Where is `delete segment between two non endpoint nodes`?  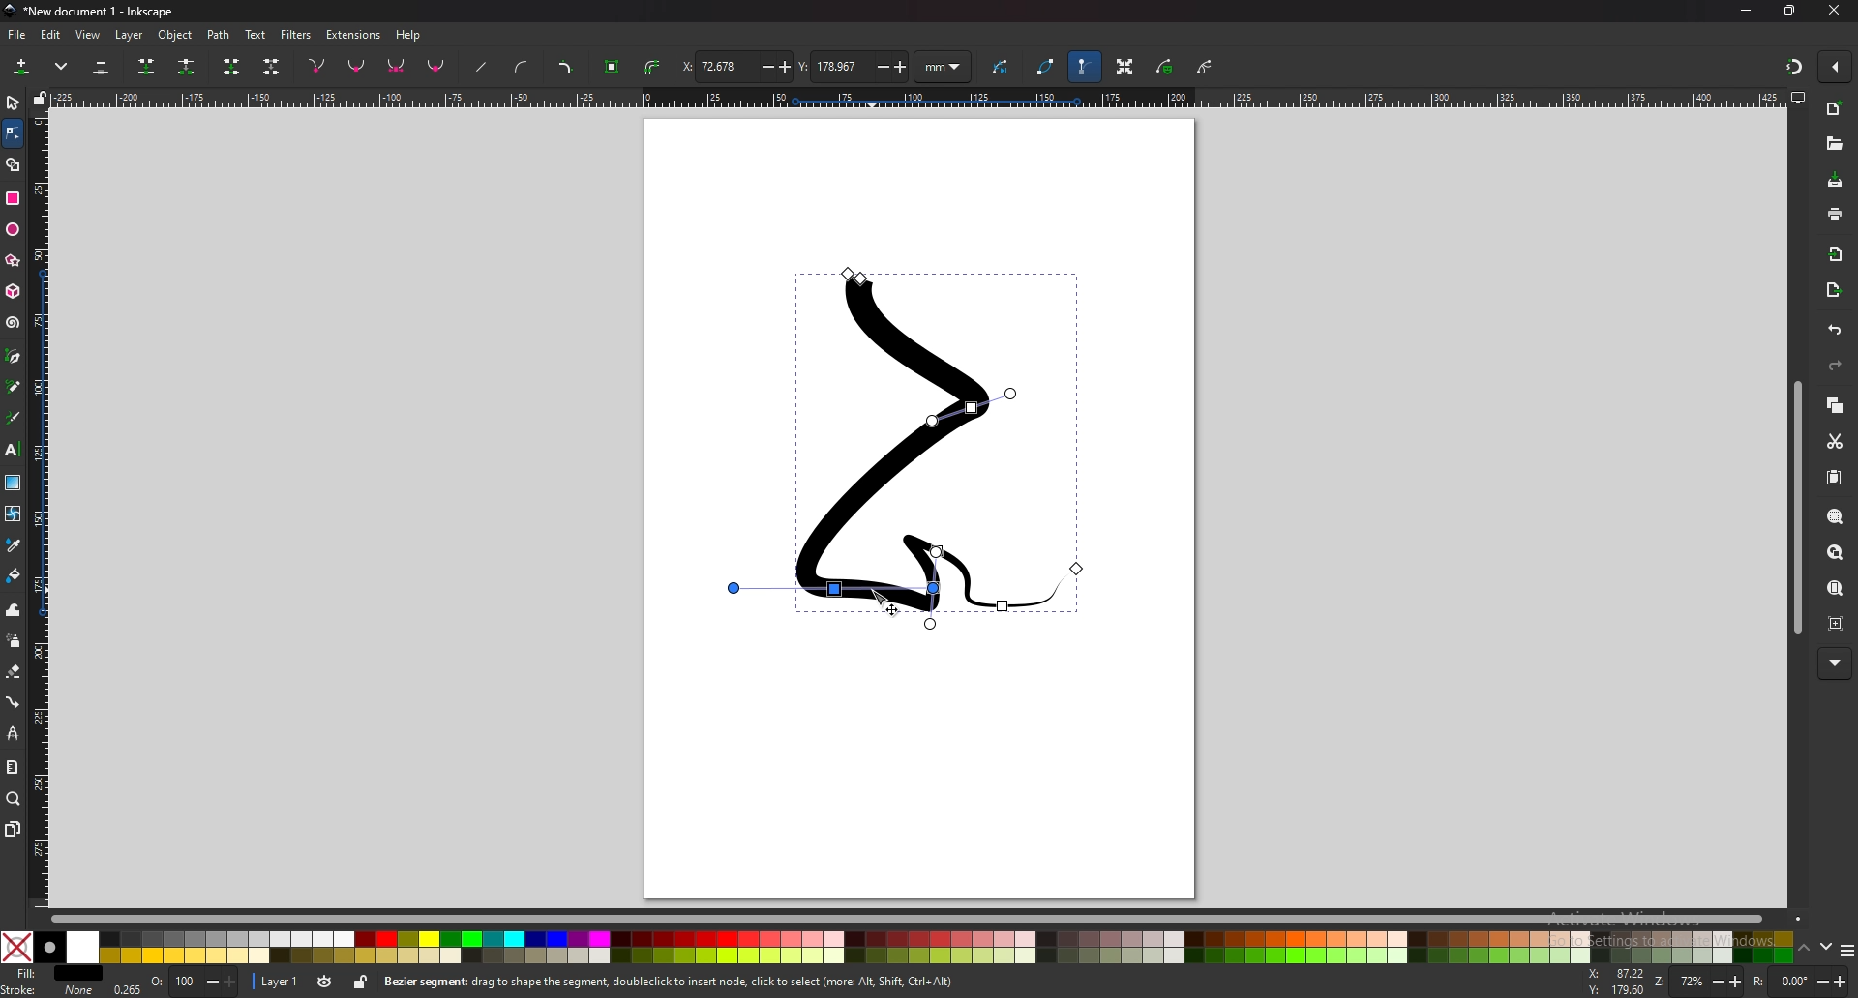 delete segment between two non endpoint nodes is located at coordinates (270, 67).